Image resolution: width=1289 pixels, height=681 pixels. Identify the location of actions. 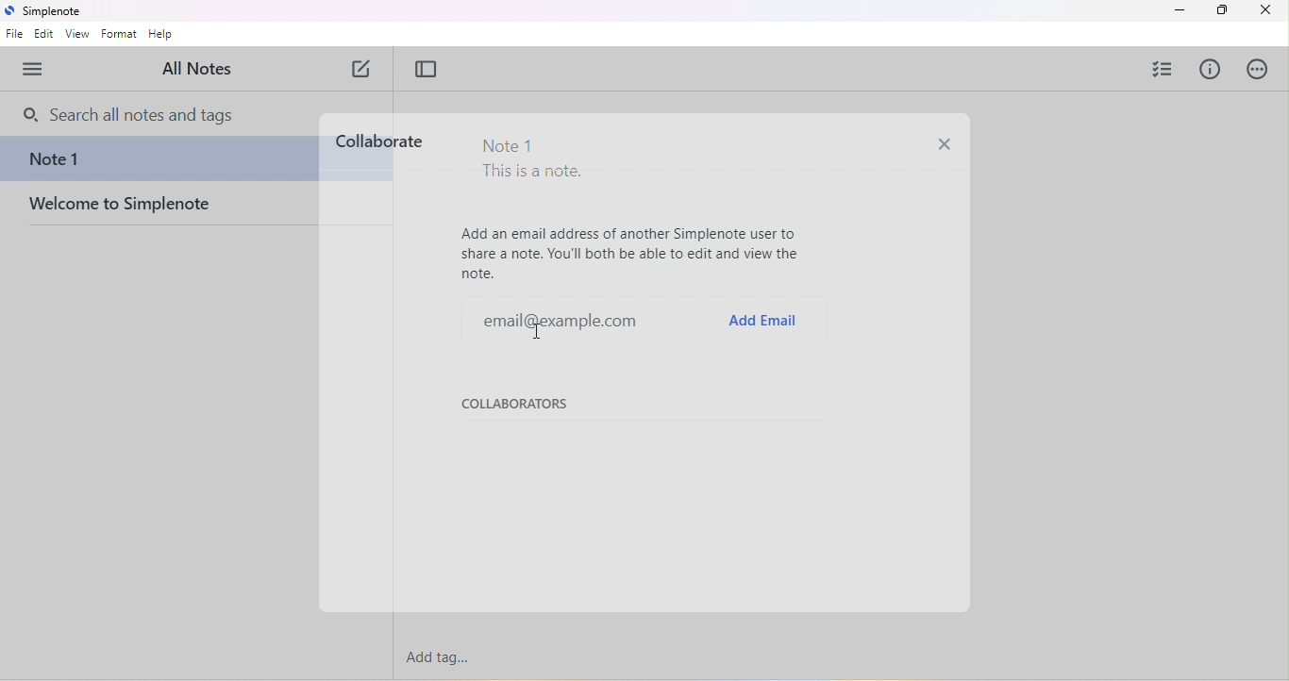
(1257, 69).